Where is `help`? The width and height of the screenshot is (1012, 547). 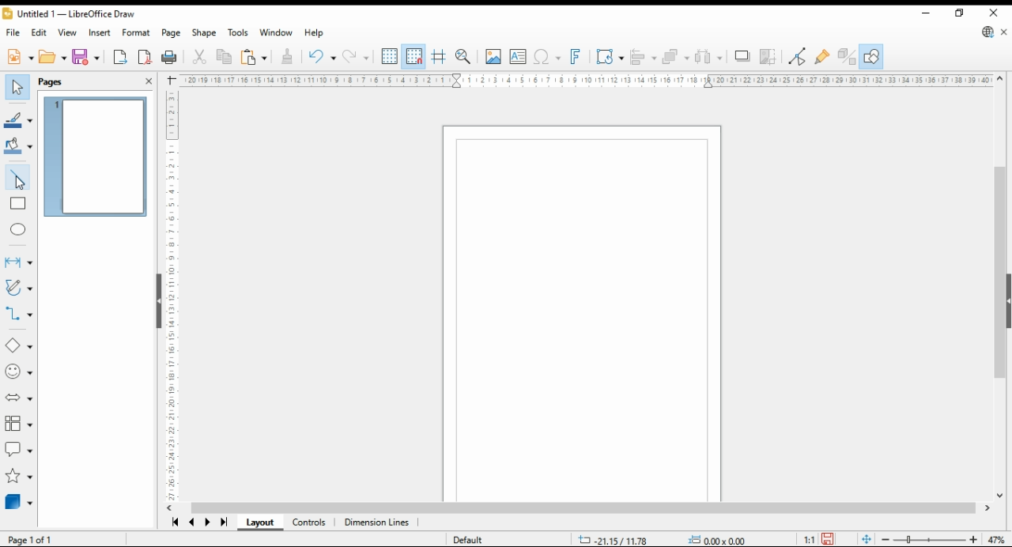
help is located at coordinates (315, 33).